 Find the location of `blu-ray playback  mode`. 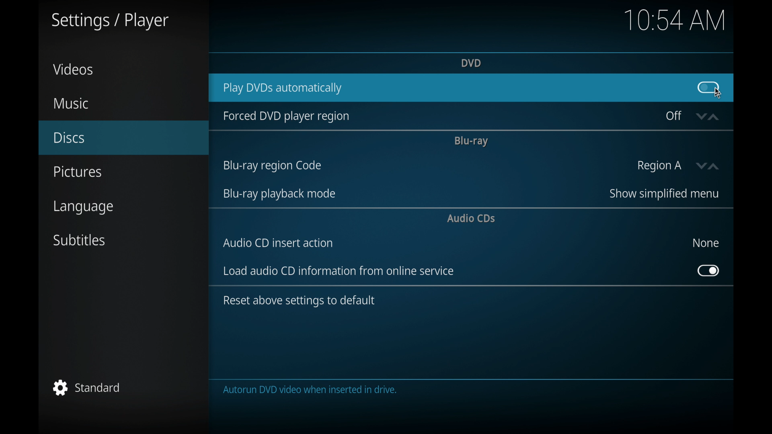

blu-ray playback  mode is located at coordinates (278, 194).